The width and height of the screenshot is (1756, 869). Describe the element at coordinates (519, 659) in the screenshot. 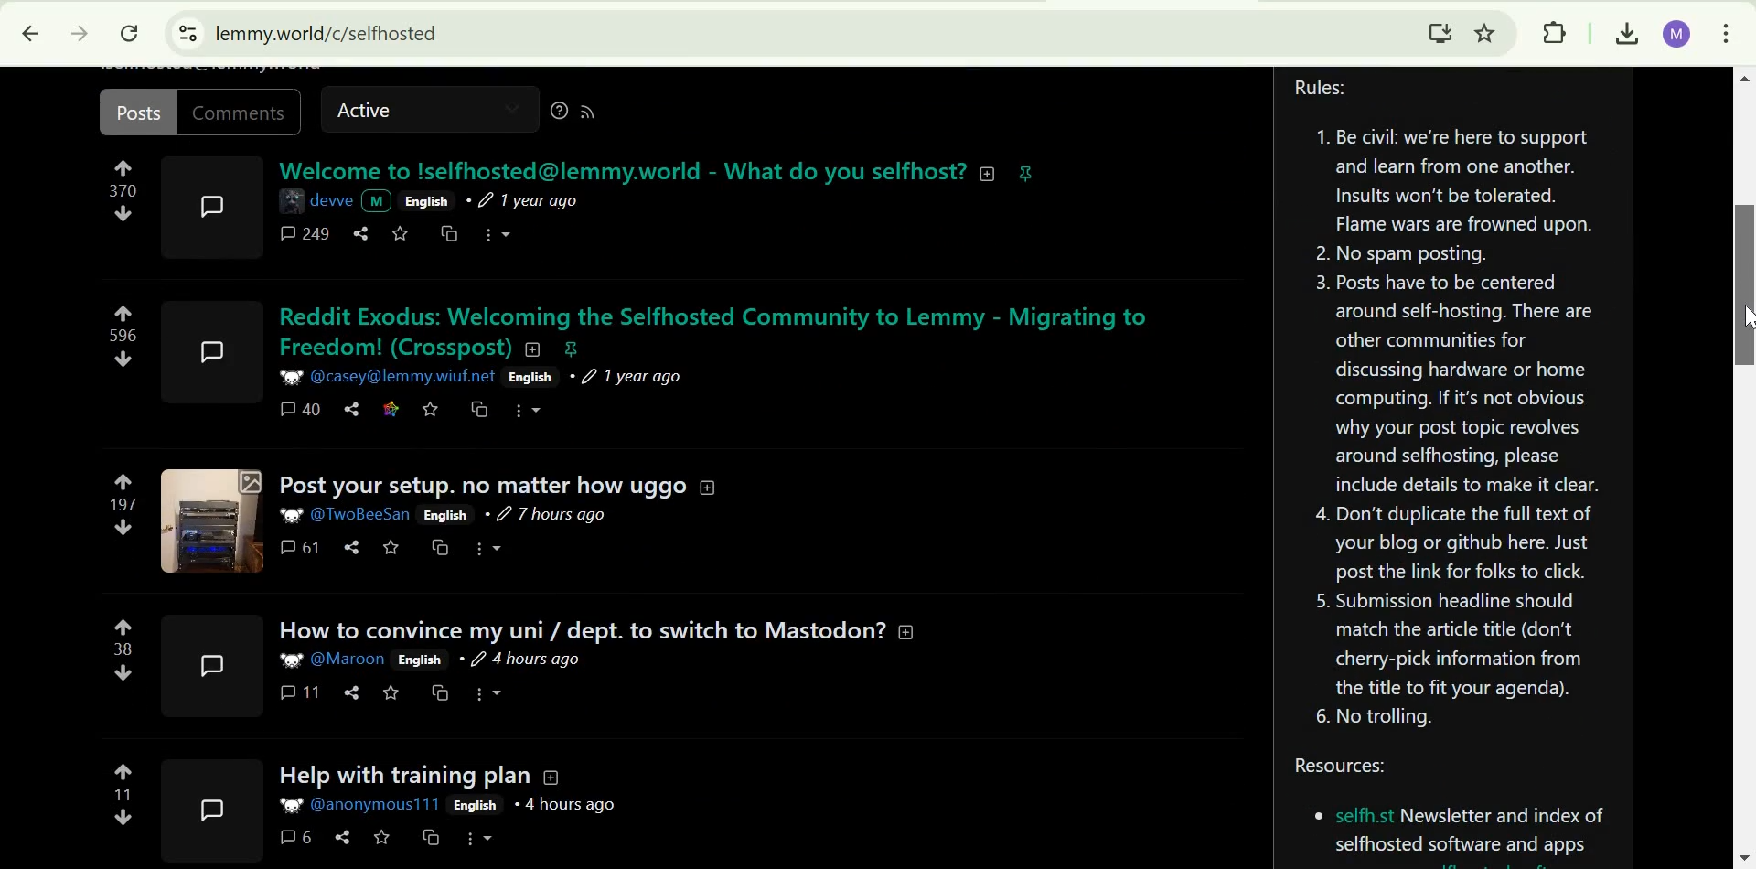

I see `4 hours ago` at that location.